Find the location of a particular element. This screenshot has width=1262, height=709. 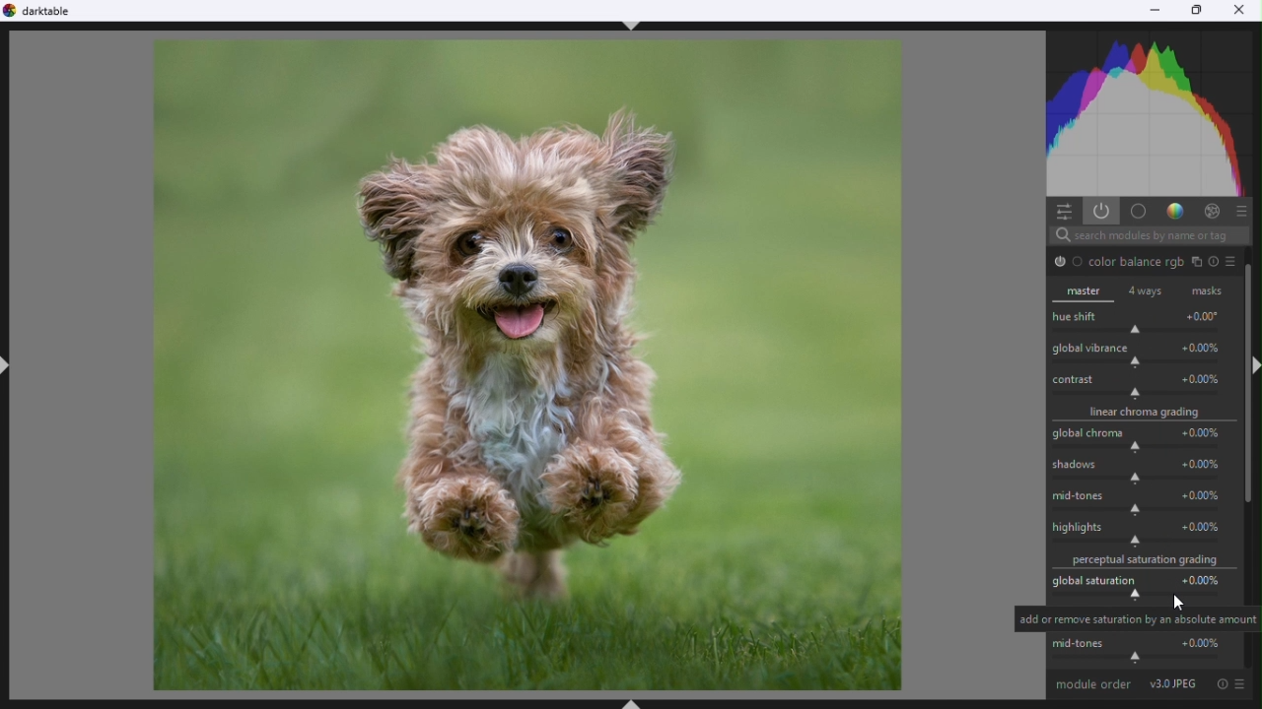

Histogram is located at coordinates (1151, 112).